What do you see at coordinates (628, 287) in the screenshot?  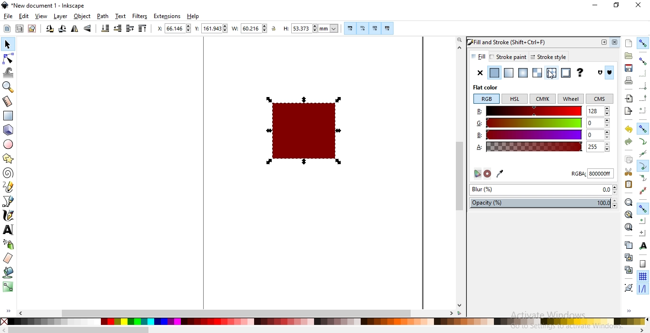 I see `group selected objects` at bounding box center [628, 287].